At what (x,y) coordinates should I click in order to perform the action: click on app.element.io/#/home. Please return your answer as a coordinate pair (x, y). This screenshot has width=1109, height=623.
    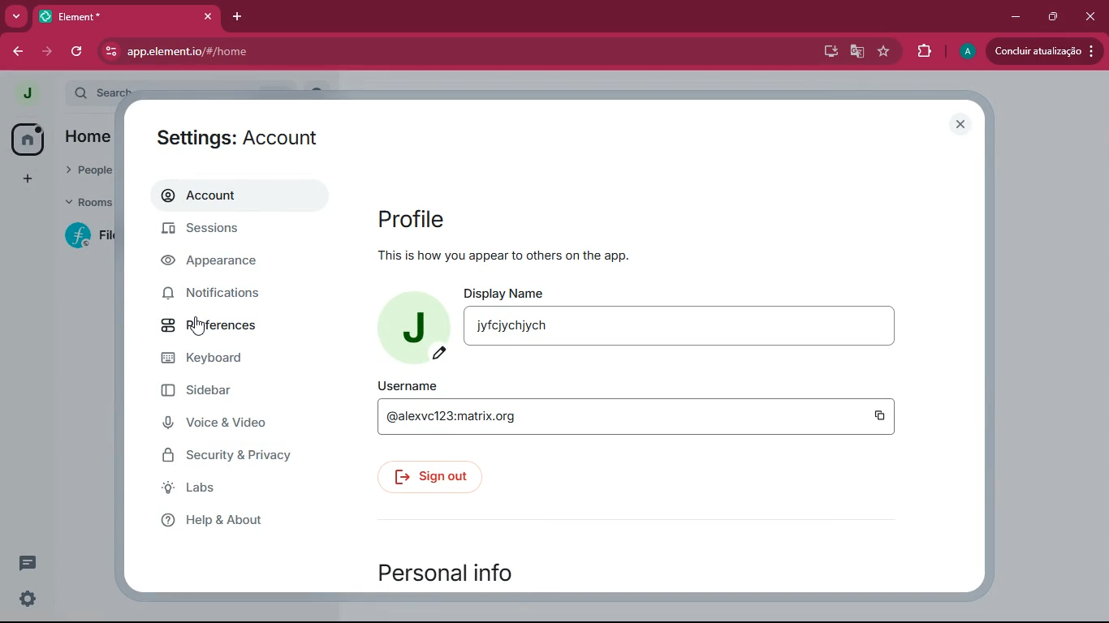
    Looking at the image, I should click on (285, 51).